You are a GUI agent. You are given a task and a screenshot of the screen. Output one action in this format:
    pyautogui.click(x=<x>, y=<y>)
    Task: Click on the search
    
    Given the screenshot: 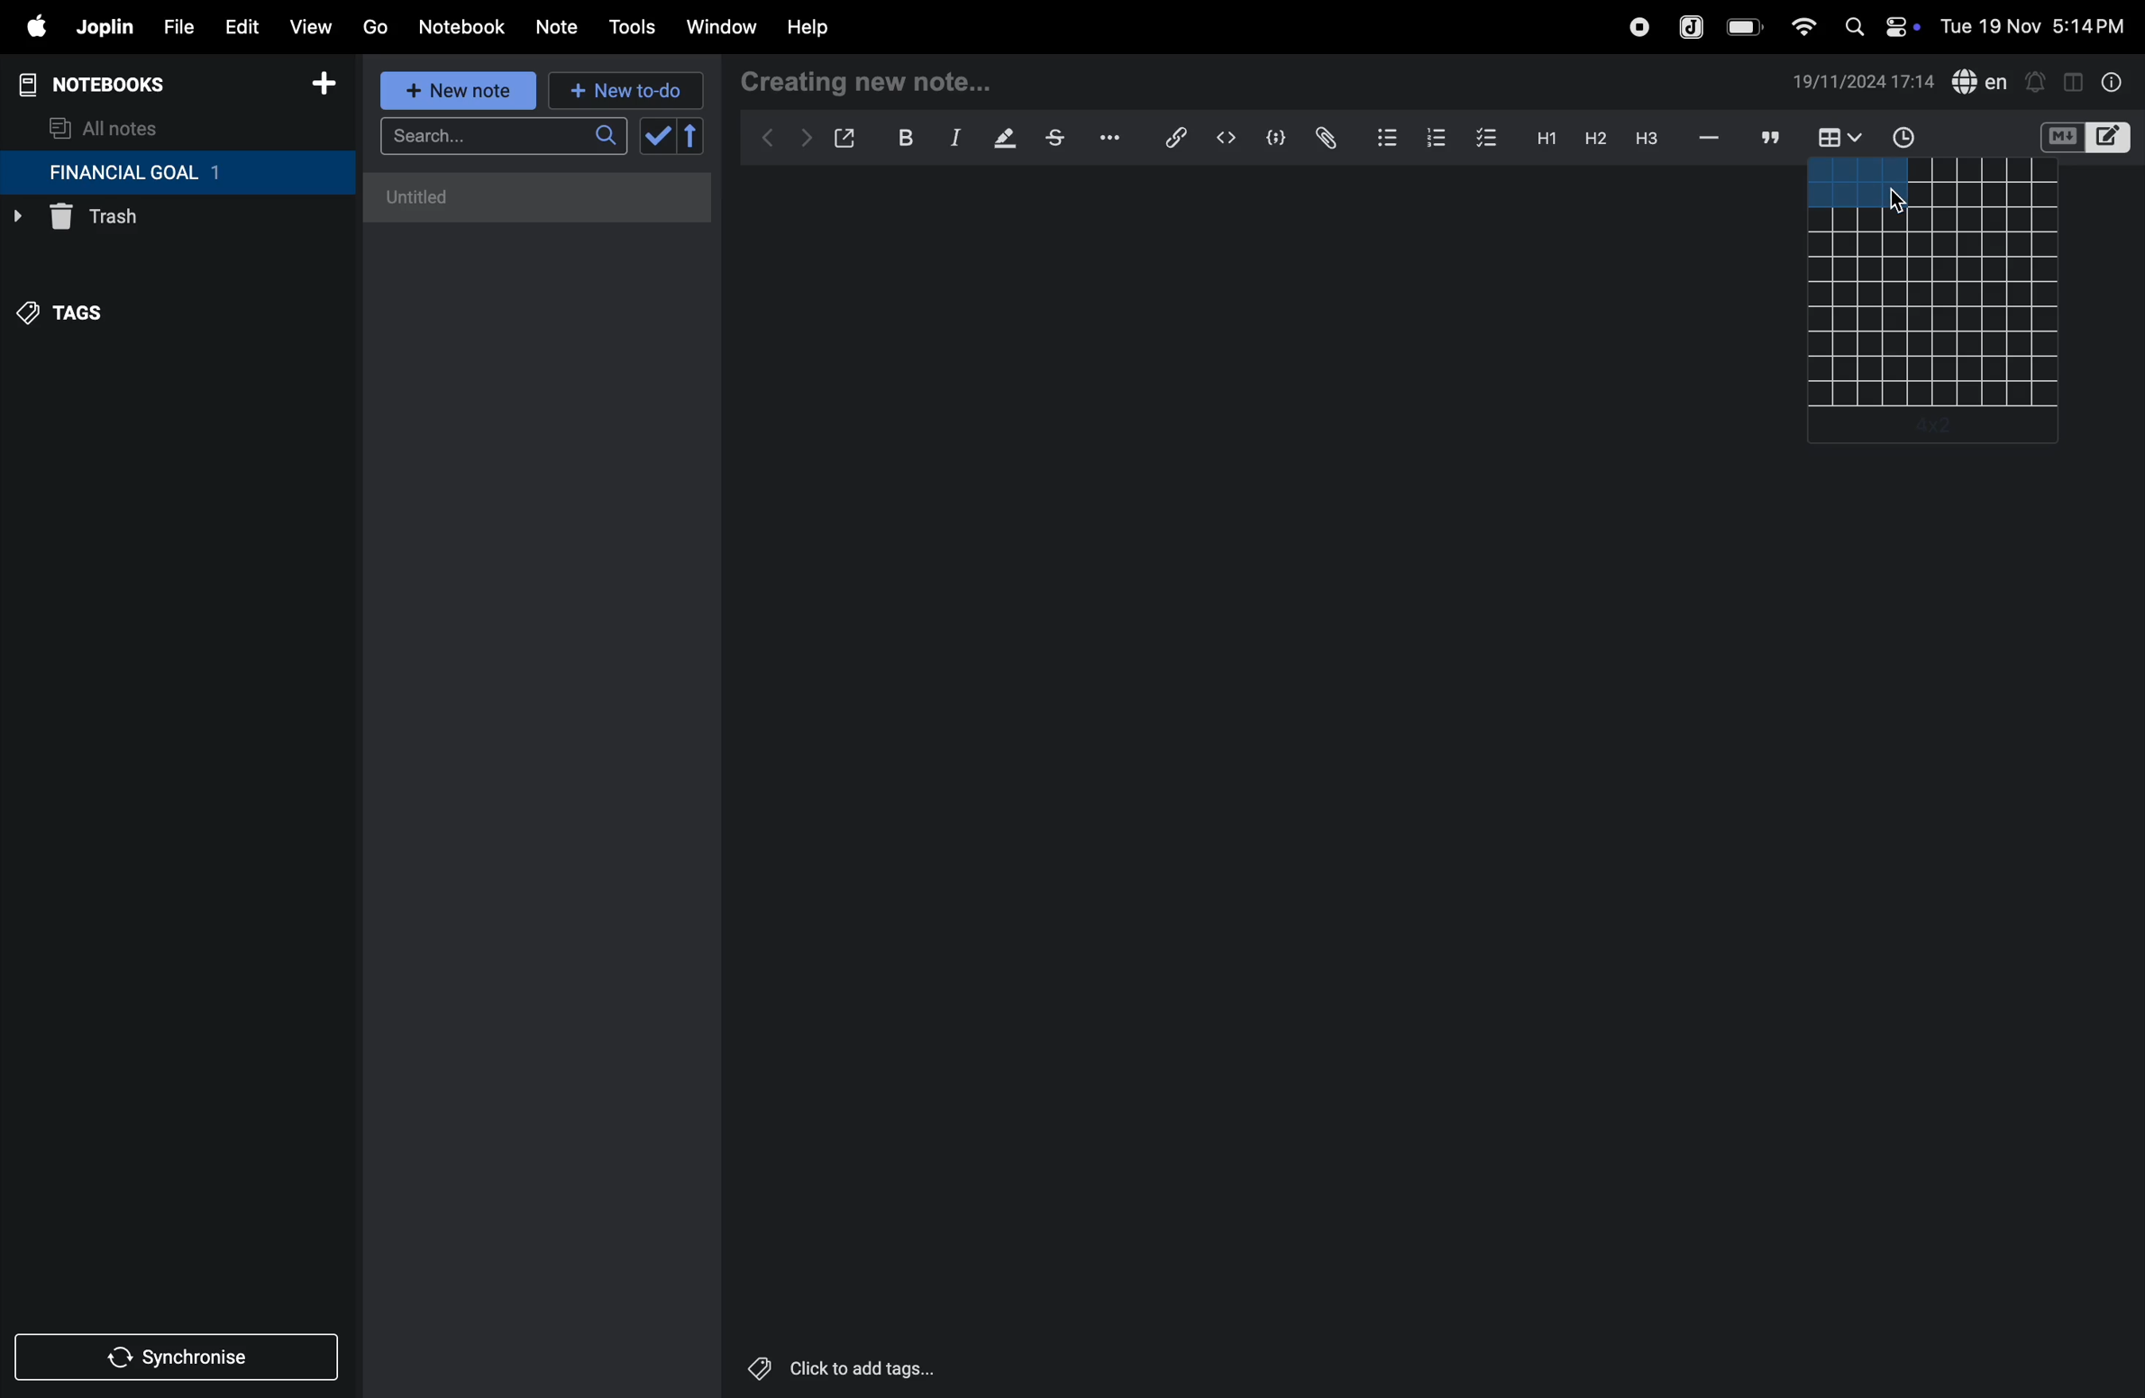 What is the action you would take?
    pyautogui.click(x=503, y=136)
    